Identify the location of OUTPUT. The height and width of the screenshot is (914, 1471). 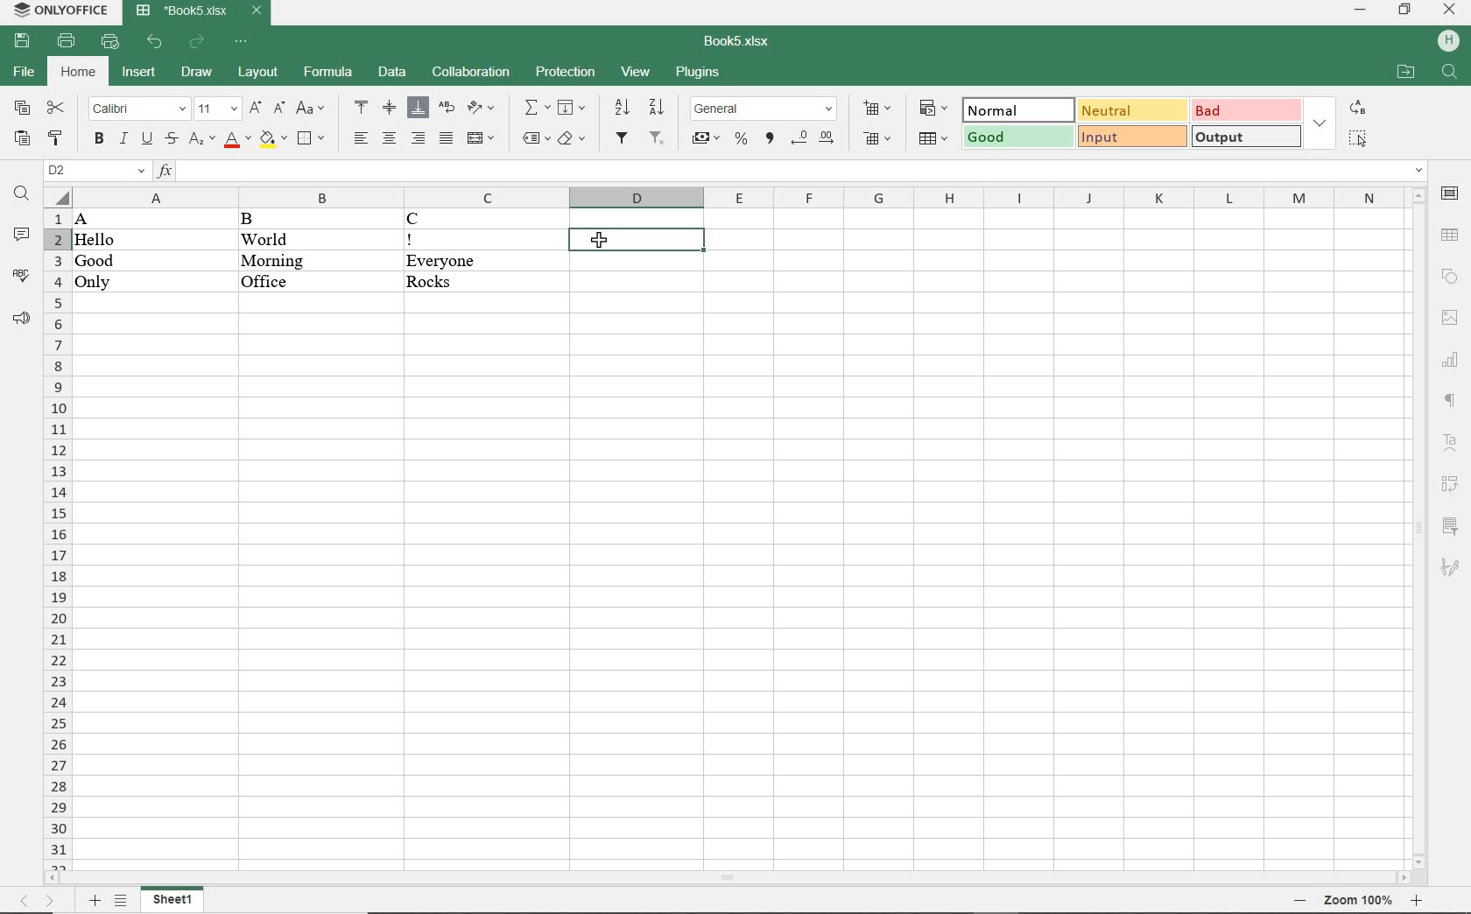
(1246, 135).